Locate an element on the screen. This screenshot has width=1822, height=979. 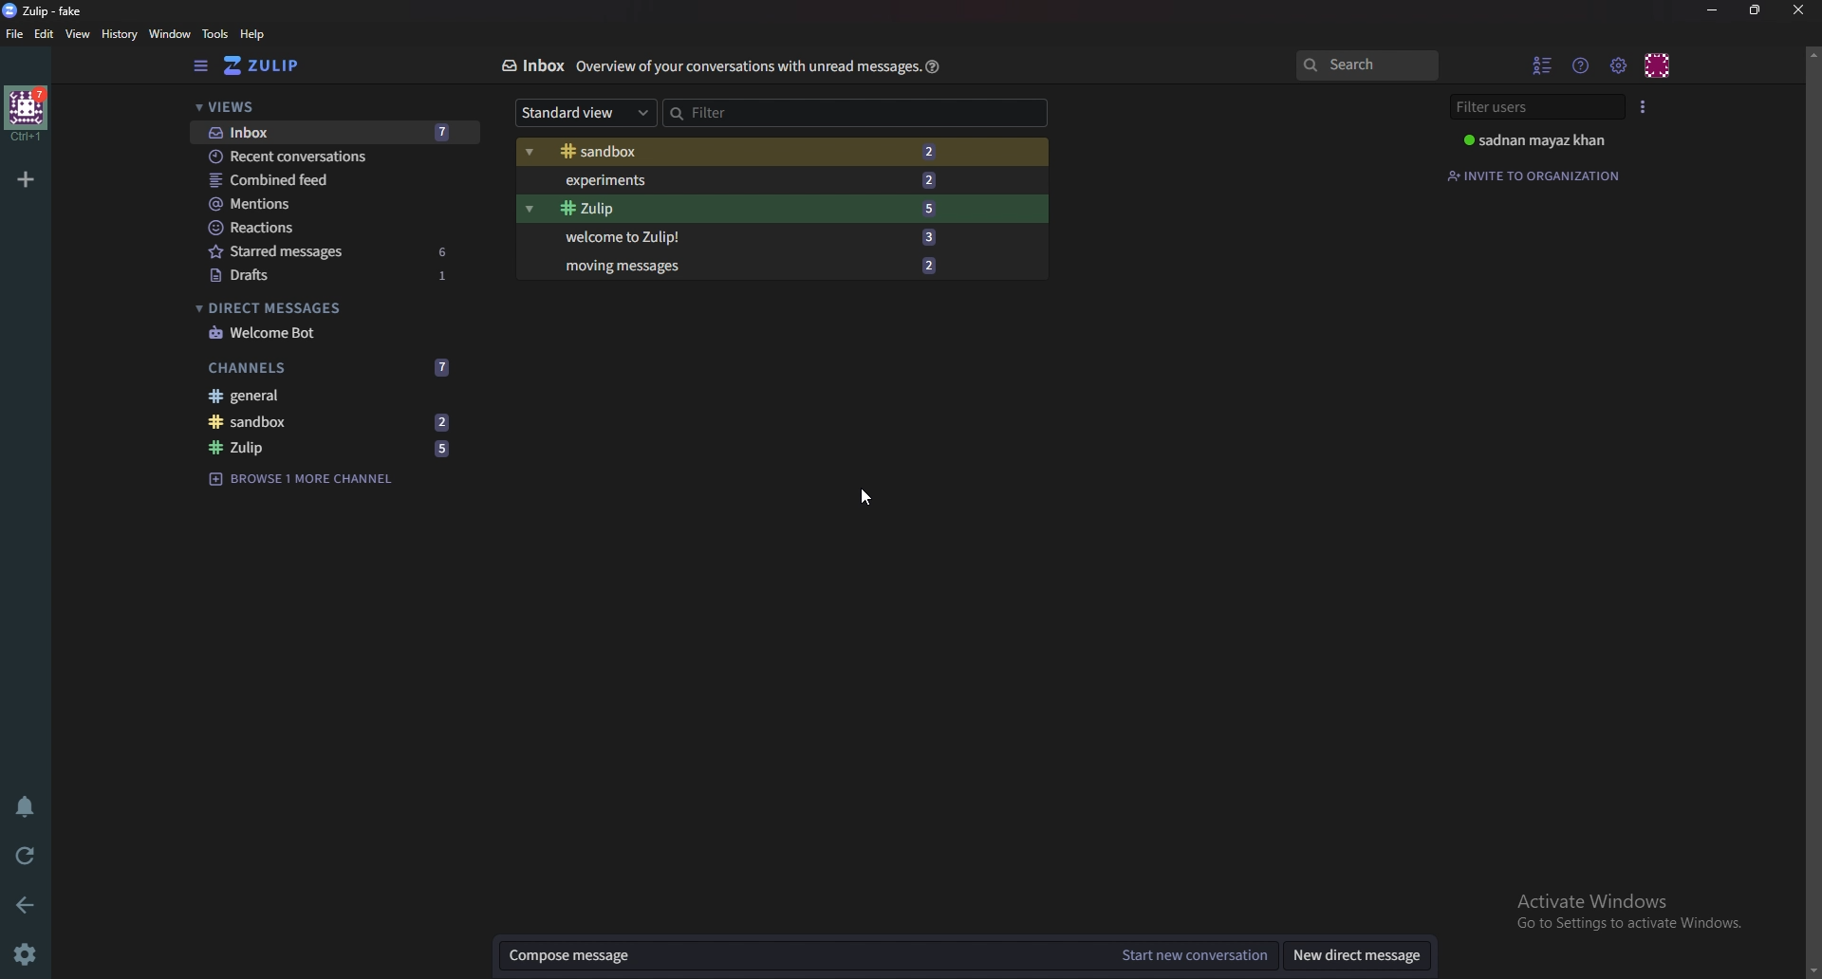
File is located at coordinates (18, 33).